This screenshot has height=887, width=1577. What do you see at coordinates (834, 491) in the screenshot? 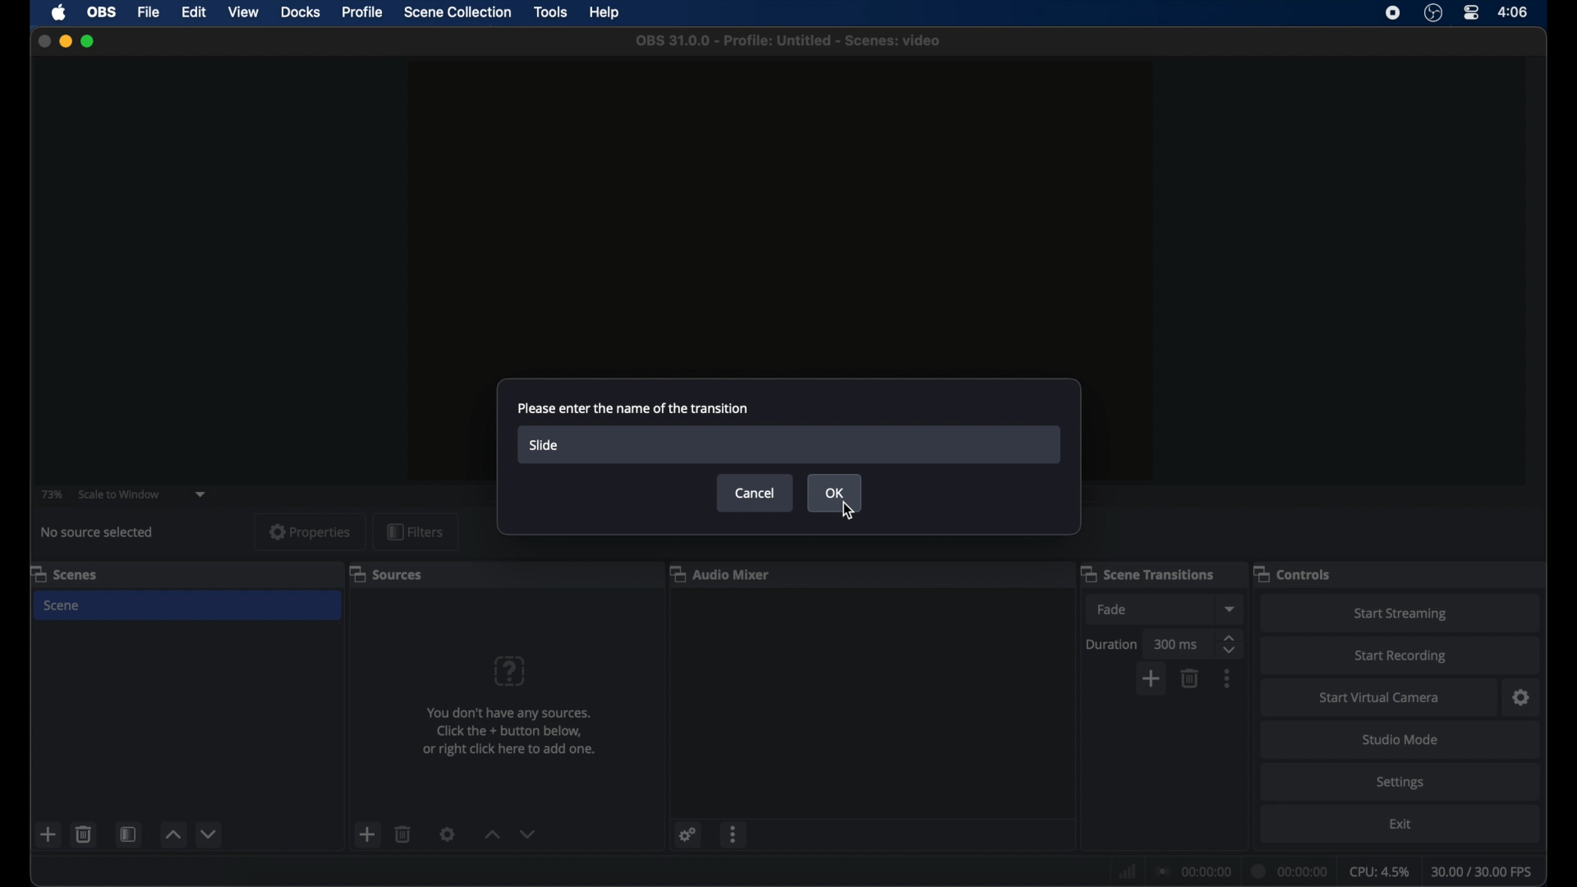
I see `ok` at bounding box center [834, 491].